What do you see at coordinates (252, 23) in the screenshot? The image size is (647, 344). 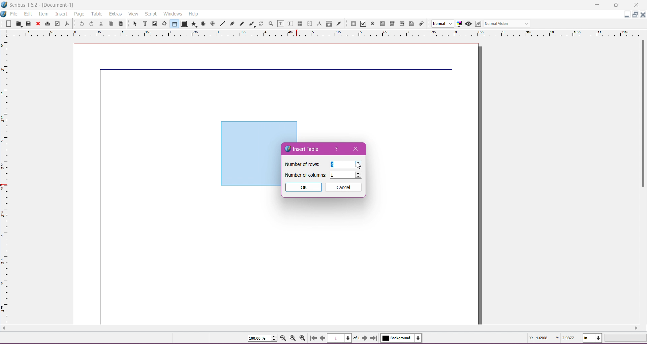 I see `Calligraphic Line` at bounding box center [252, 23].